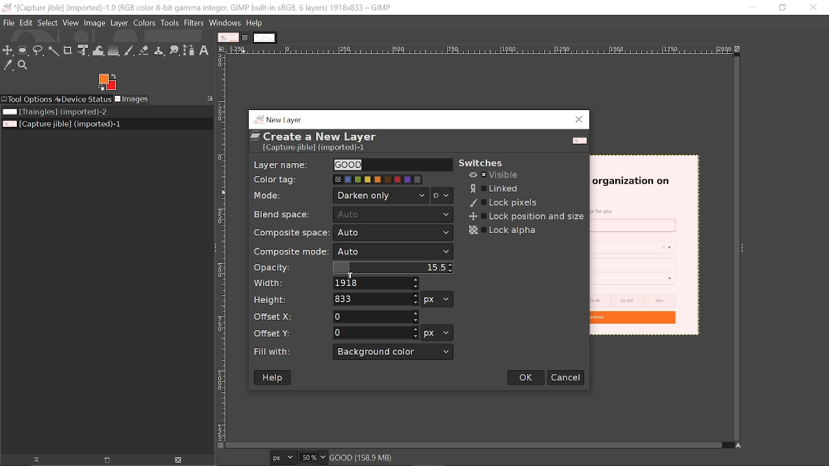 The height and width of the screenshot is (466, 829). What do you see at coordinates (175, 50) in the screenshot?
I see `Smudge tool` at bounding box center [175, 50].